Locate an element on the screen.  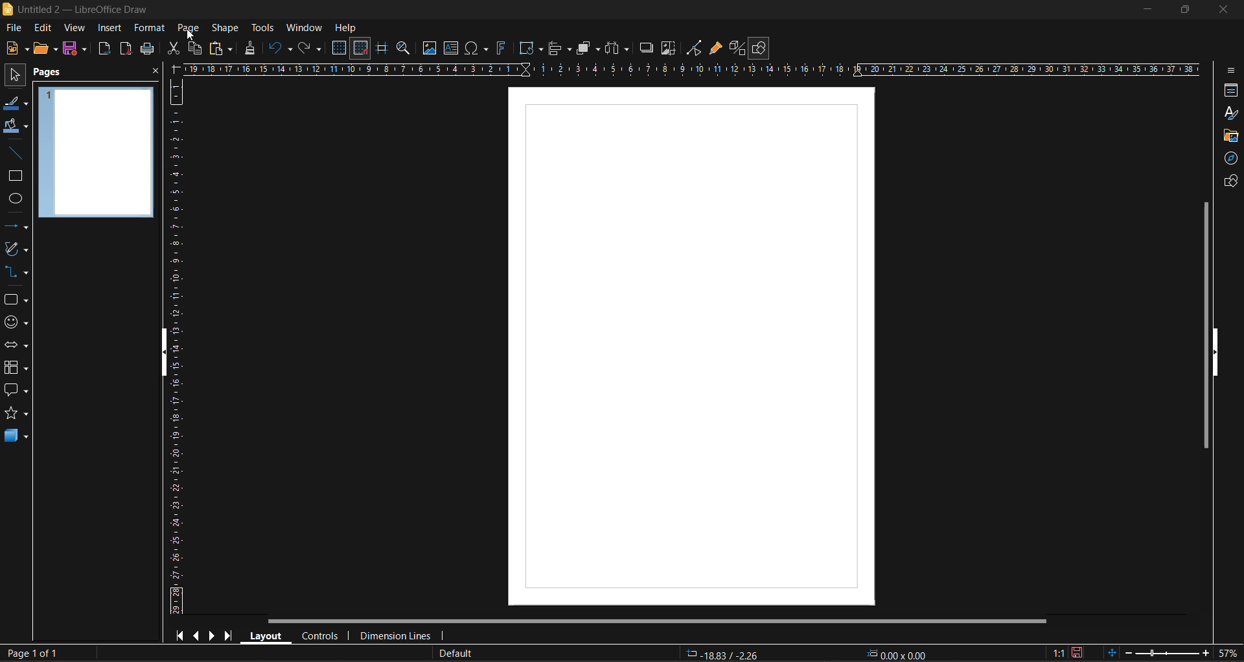
shadow is located at coordinates (649, 47).